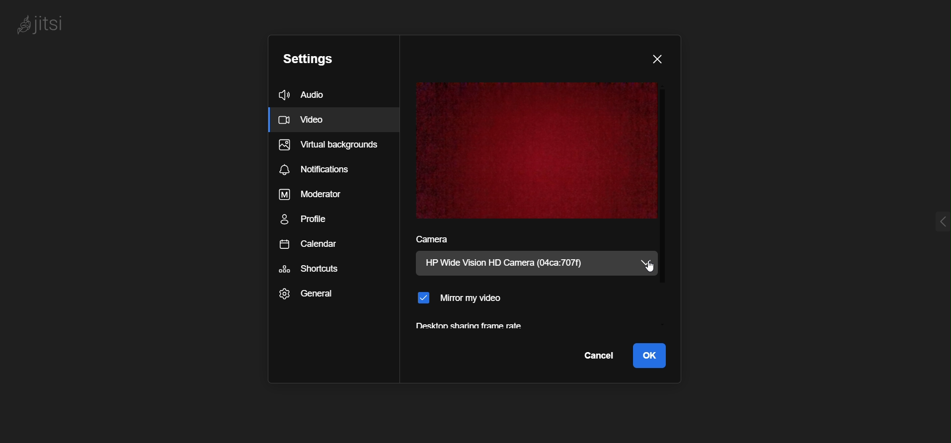  What do you see at coordinates (650, 263) in the screenshot?
I see `camera dropdown` at bounding box center [650, 263].